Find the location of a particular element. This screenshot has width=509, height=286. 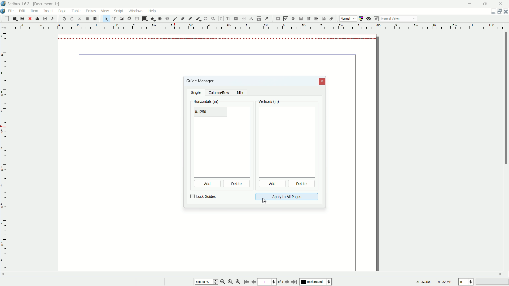

go to next page is located at coordinates (286, 282).